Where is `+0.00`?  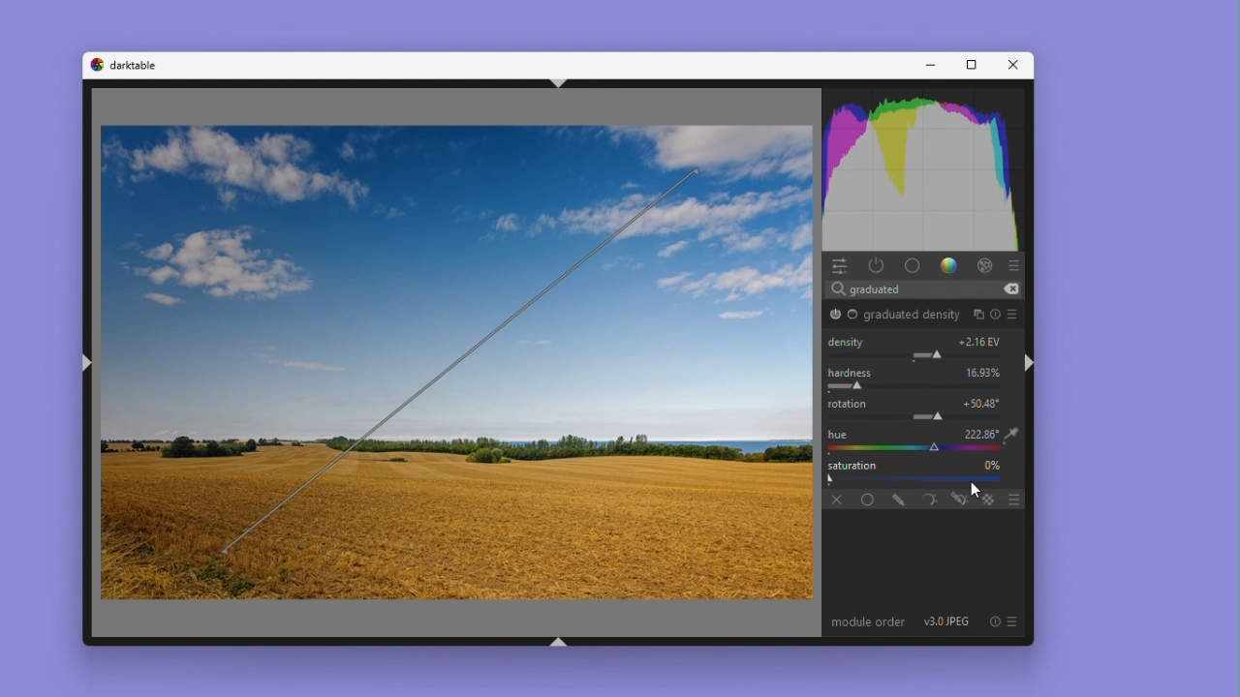 +0.00 is located at coordinates (983, 434).